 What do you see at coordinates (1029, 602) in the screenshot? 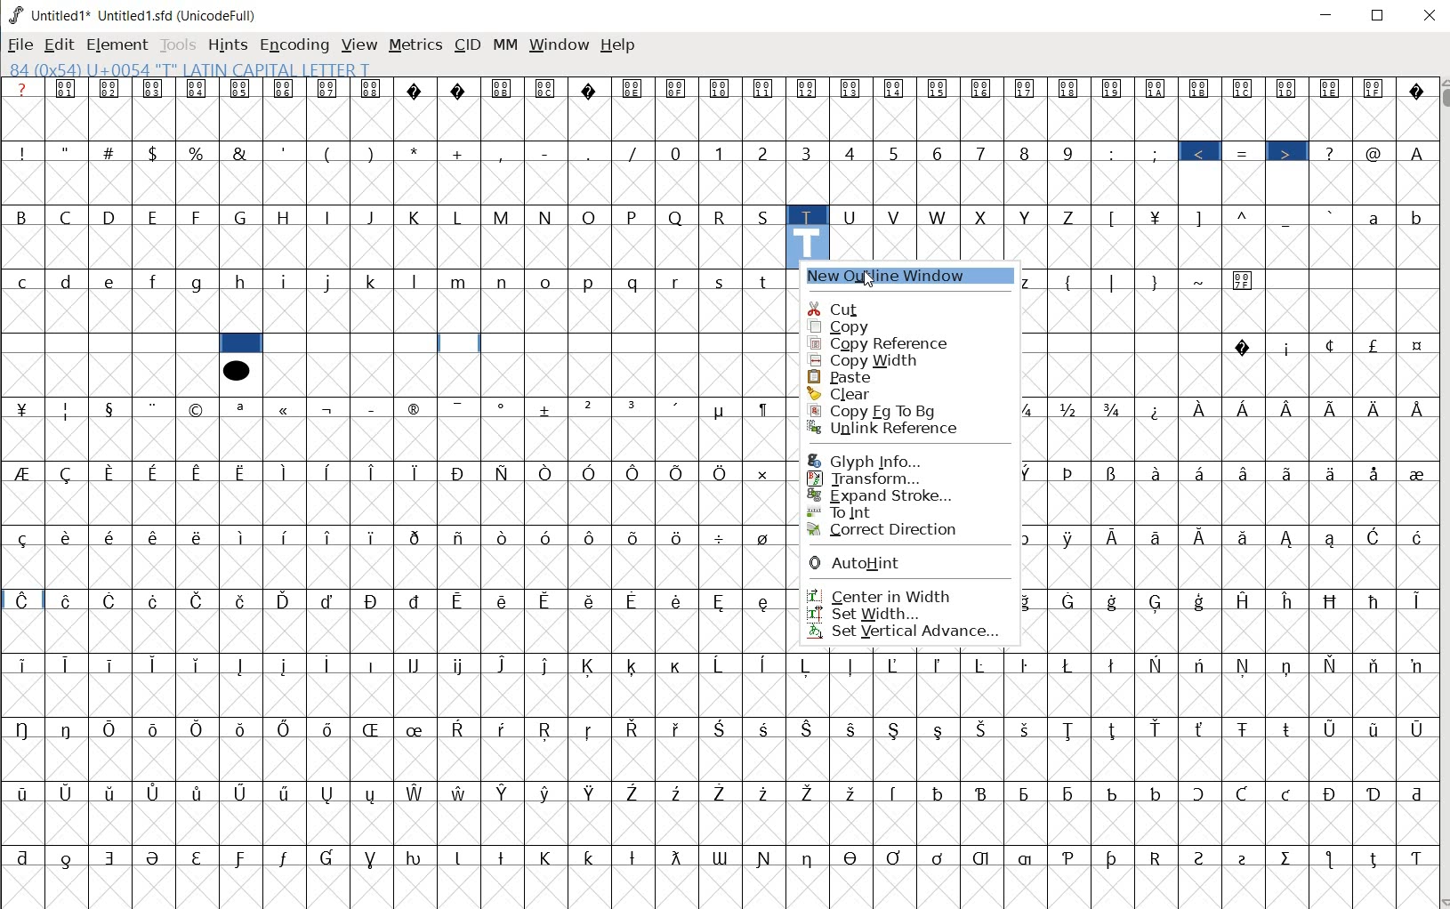
I see `Symbol` at bounding box center [1029, 602].